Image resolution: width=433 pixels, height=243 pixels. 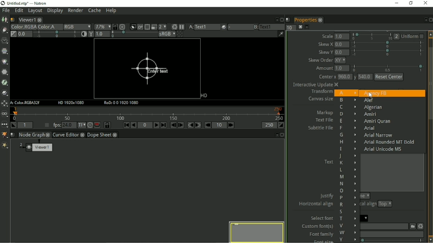 What do you see at coordinates (388, 68) in the screenshot?
I see `selection bar` at bounding box center [388, 68].